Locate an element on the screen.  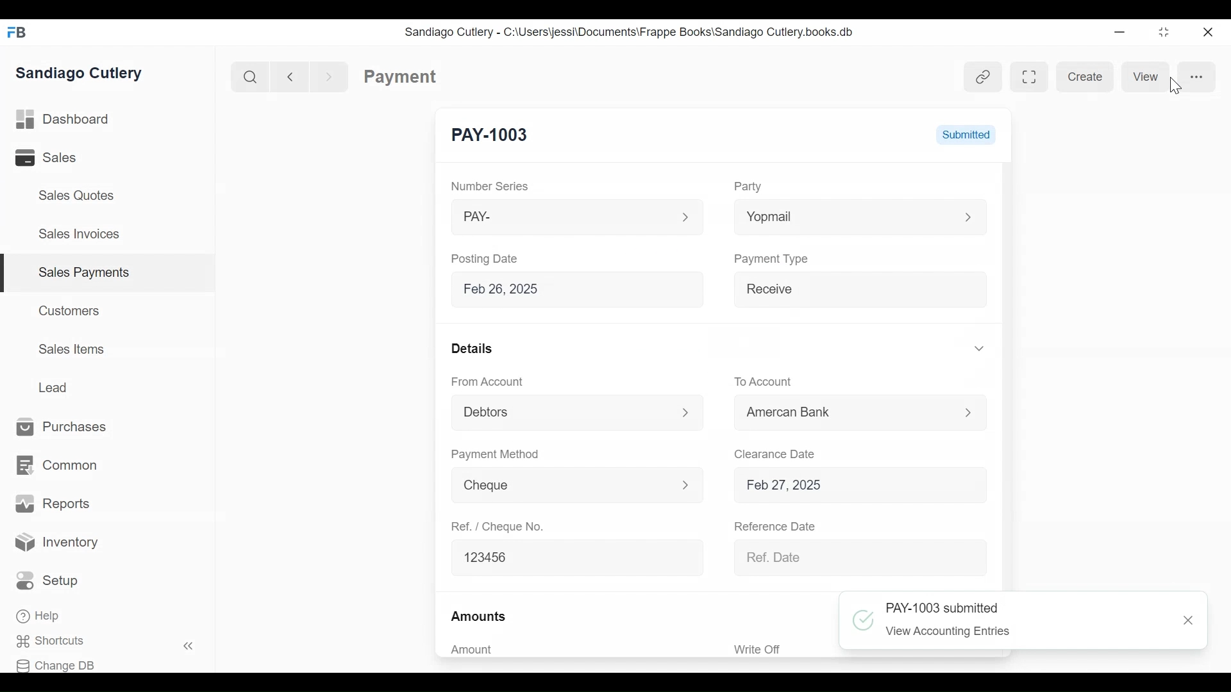
Ref Date is located at coordinates (862, 557).